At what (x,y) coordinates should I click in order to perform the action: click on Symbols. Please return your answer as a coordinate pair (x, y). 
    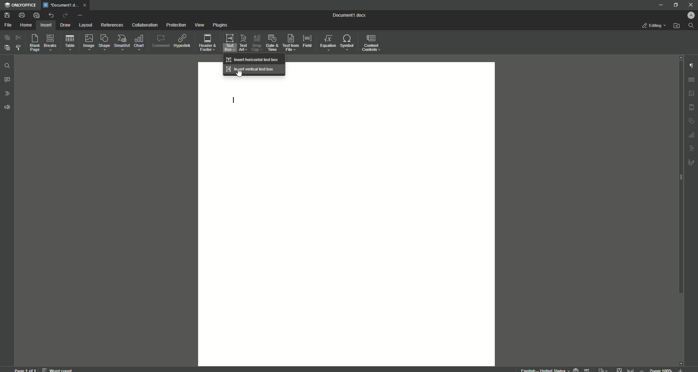
    Looking at the image, I should click on (346, 43).